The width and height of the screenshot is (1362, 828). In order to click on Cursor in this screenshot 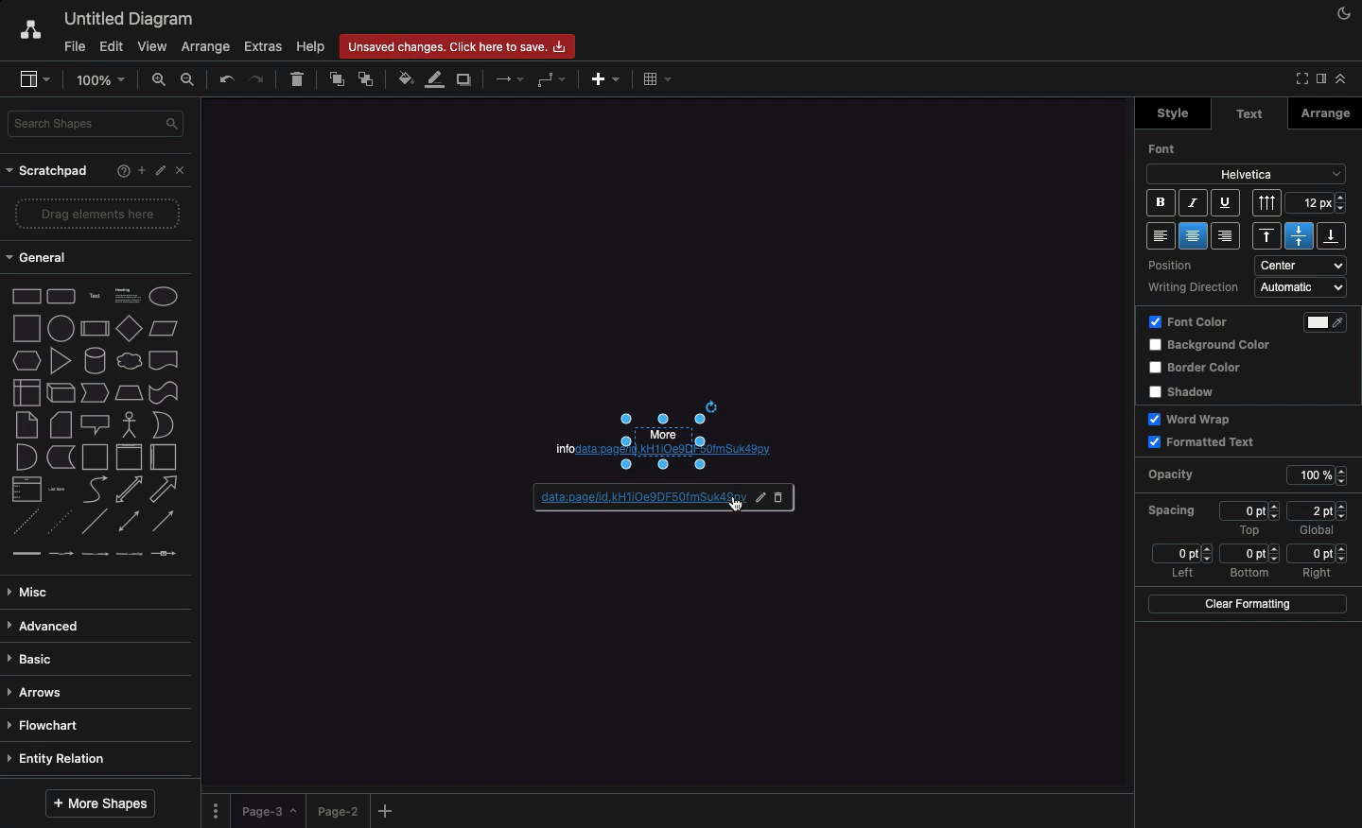, I will do `click(736, 504)`.